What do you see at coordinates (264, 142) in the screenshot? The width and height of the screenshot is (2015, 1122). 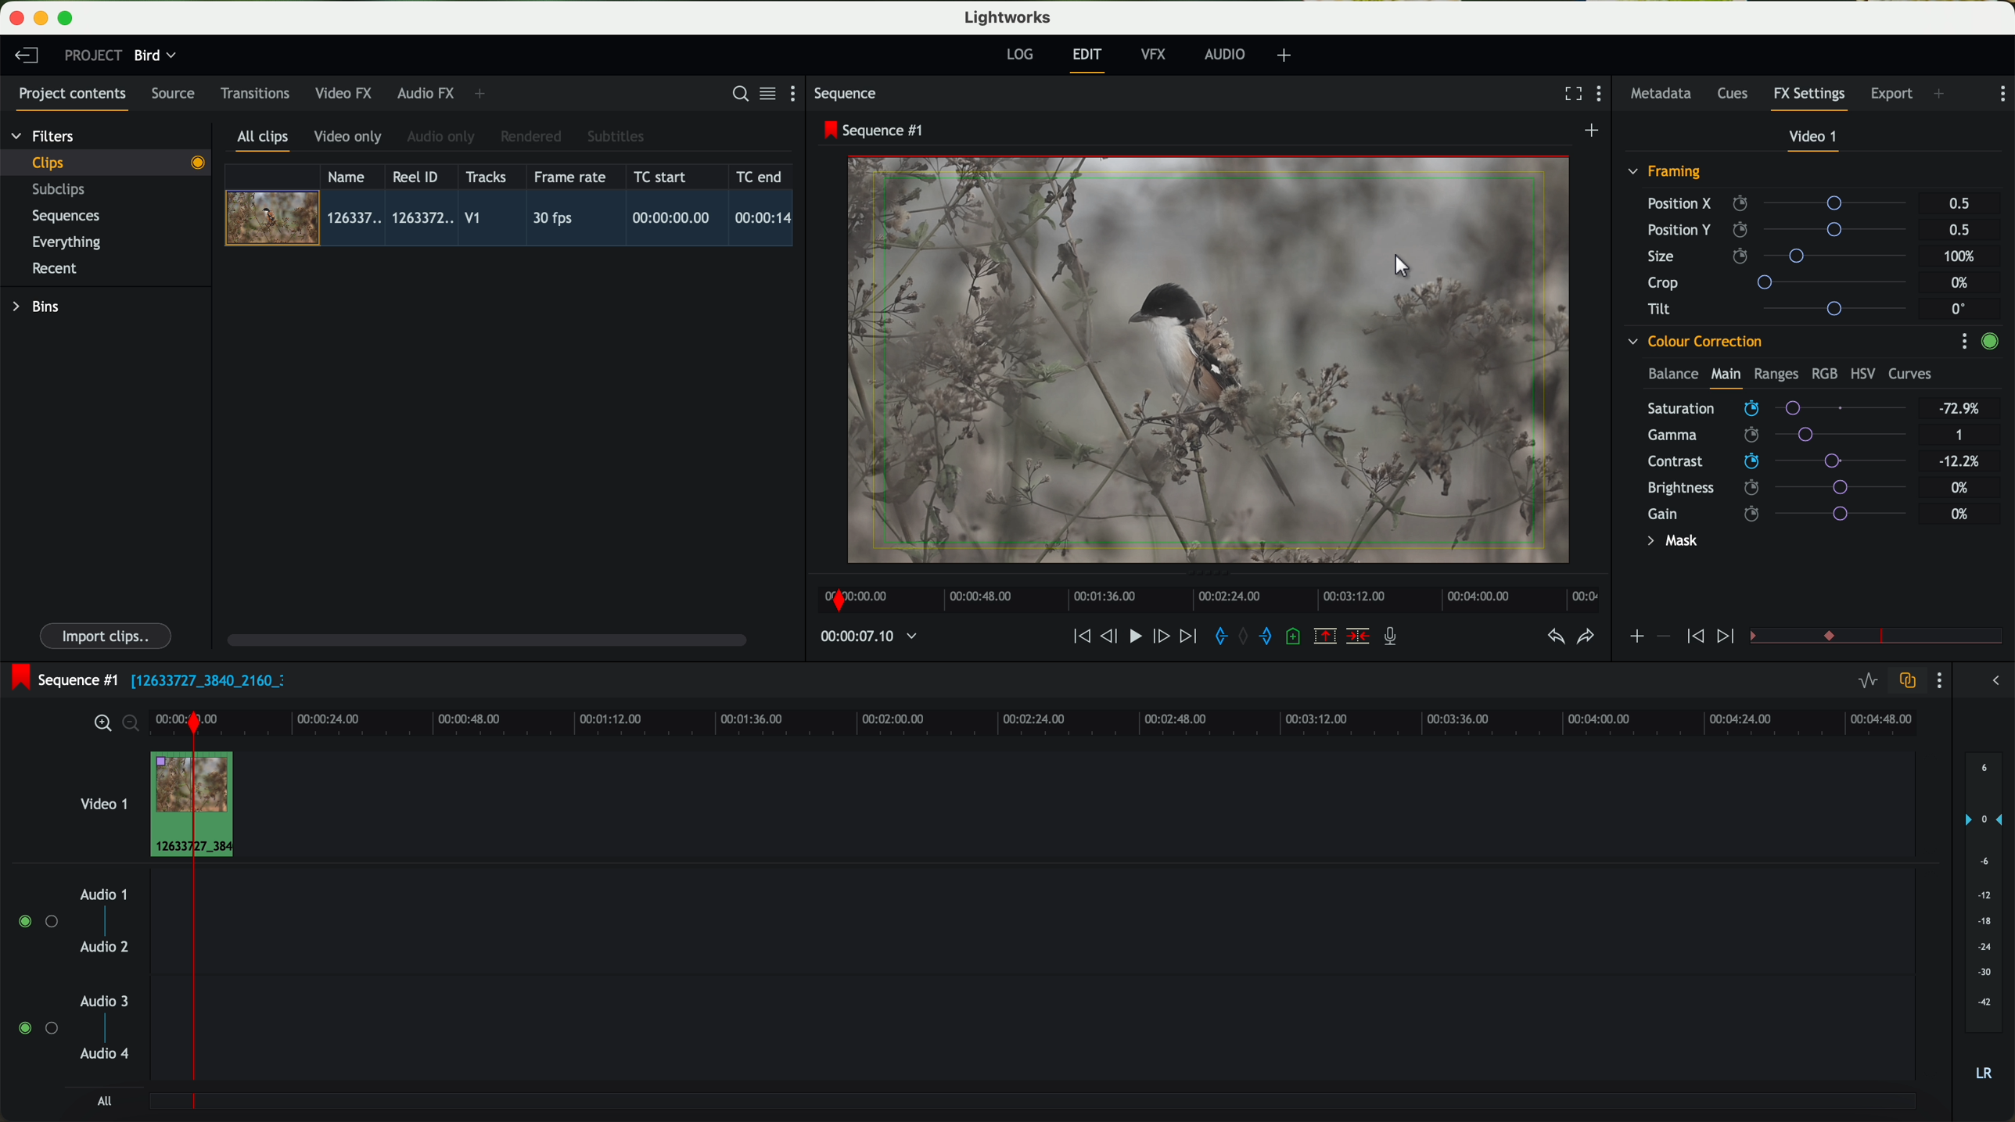 I see `all clips` at bounding box center [264, 142].